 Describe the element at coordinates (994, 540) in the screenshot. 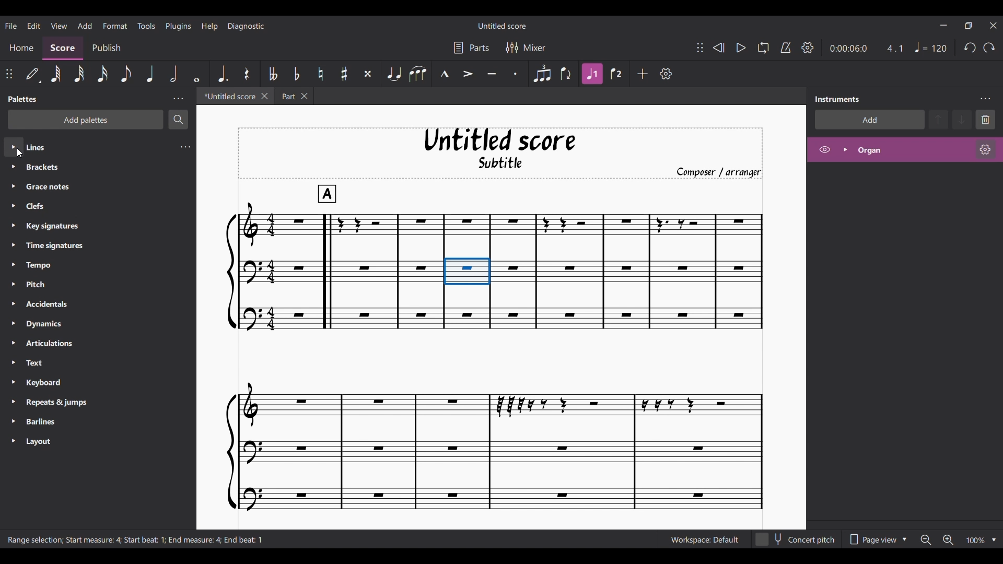

I see `Zoom options` at that location.